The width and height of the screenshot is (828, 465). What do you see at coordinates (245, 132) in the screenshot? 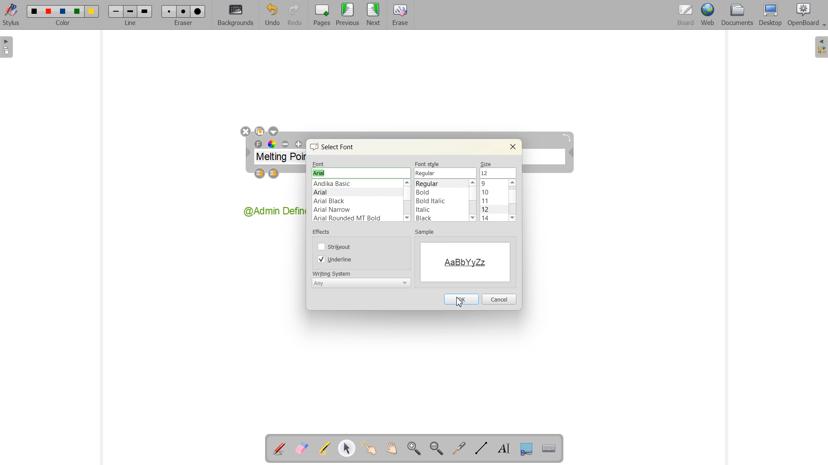
I see `Close` at bounding box center [245, 132].